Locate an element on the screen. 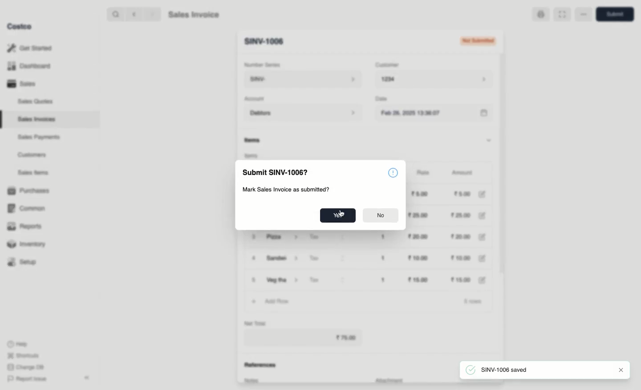 The image size is (641, 390). Sales Quotes is located at coordinates (37, 101).